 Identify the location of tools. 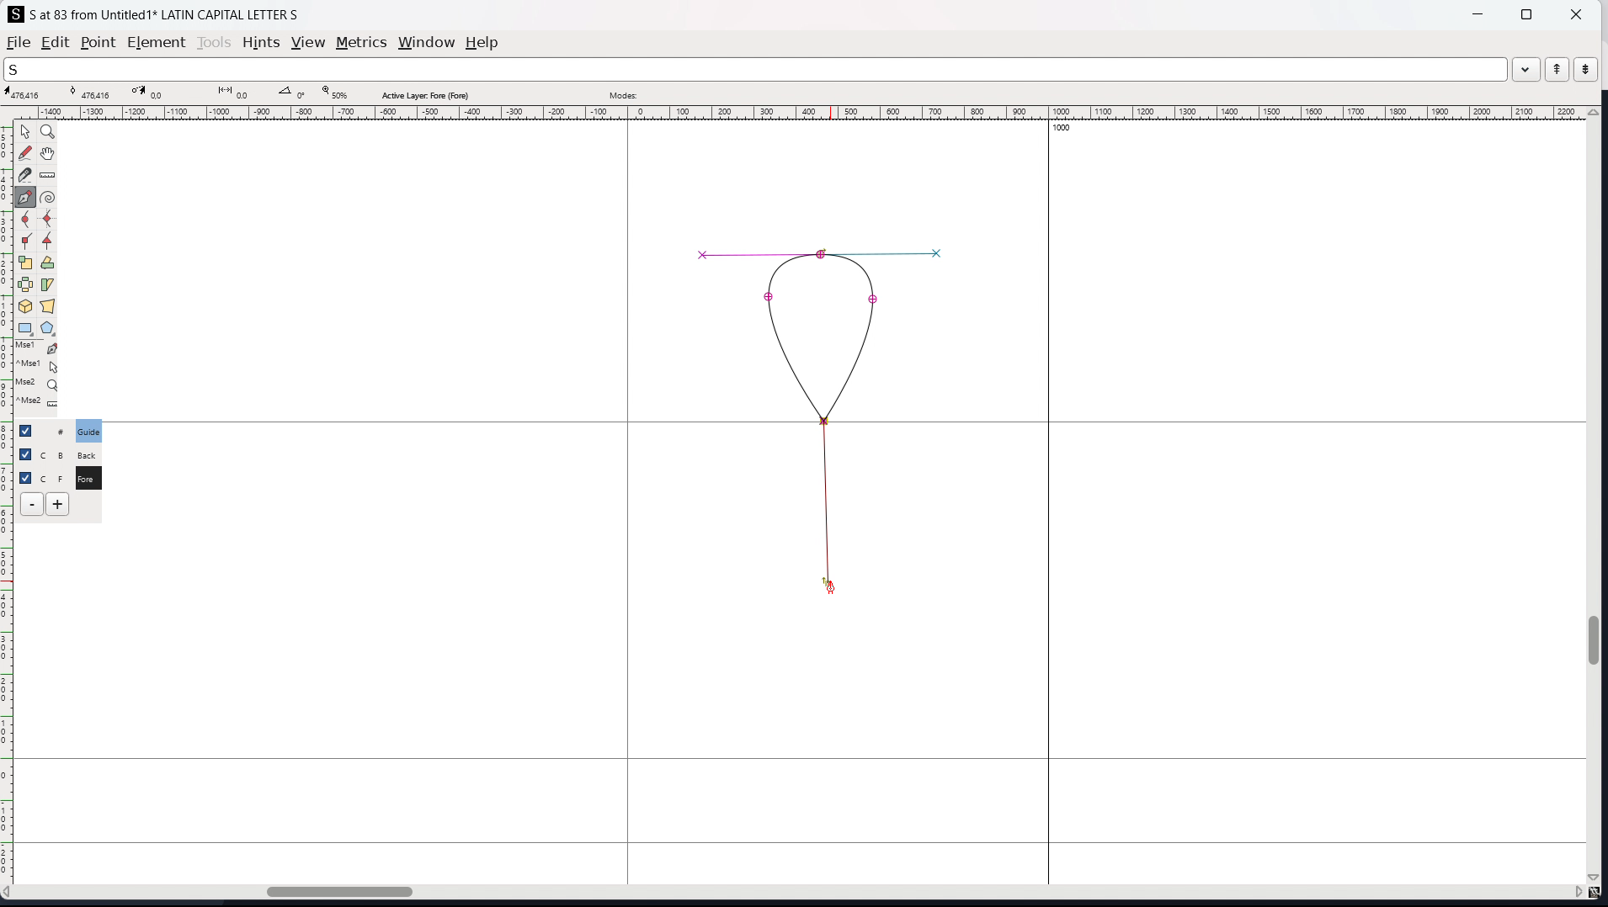
(216, 42).